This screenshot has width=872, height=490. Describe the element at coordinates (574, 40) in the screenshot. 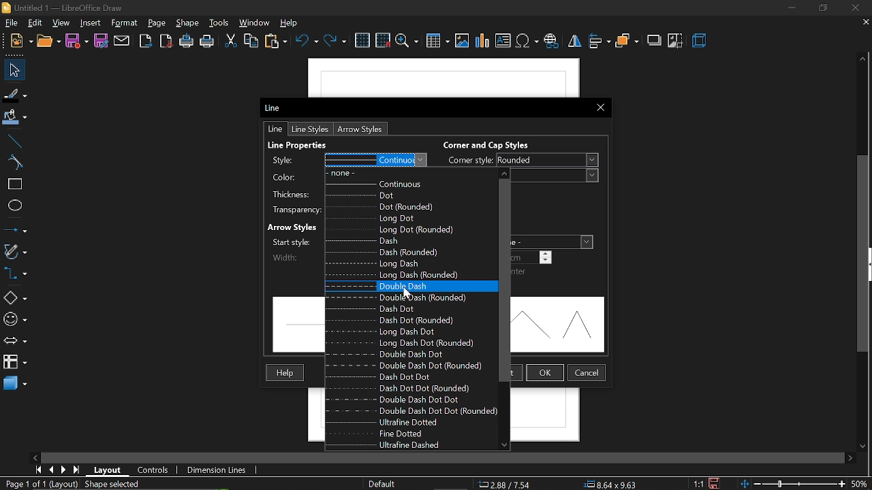

I see `flip` at that location.